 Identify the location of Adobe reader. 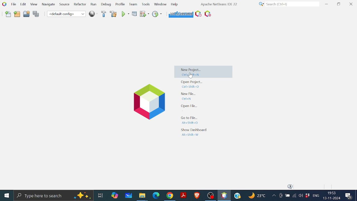
(183, 195).